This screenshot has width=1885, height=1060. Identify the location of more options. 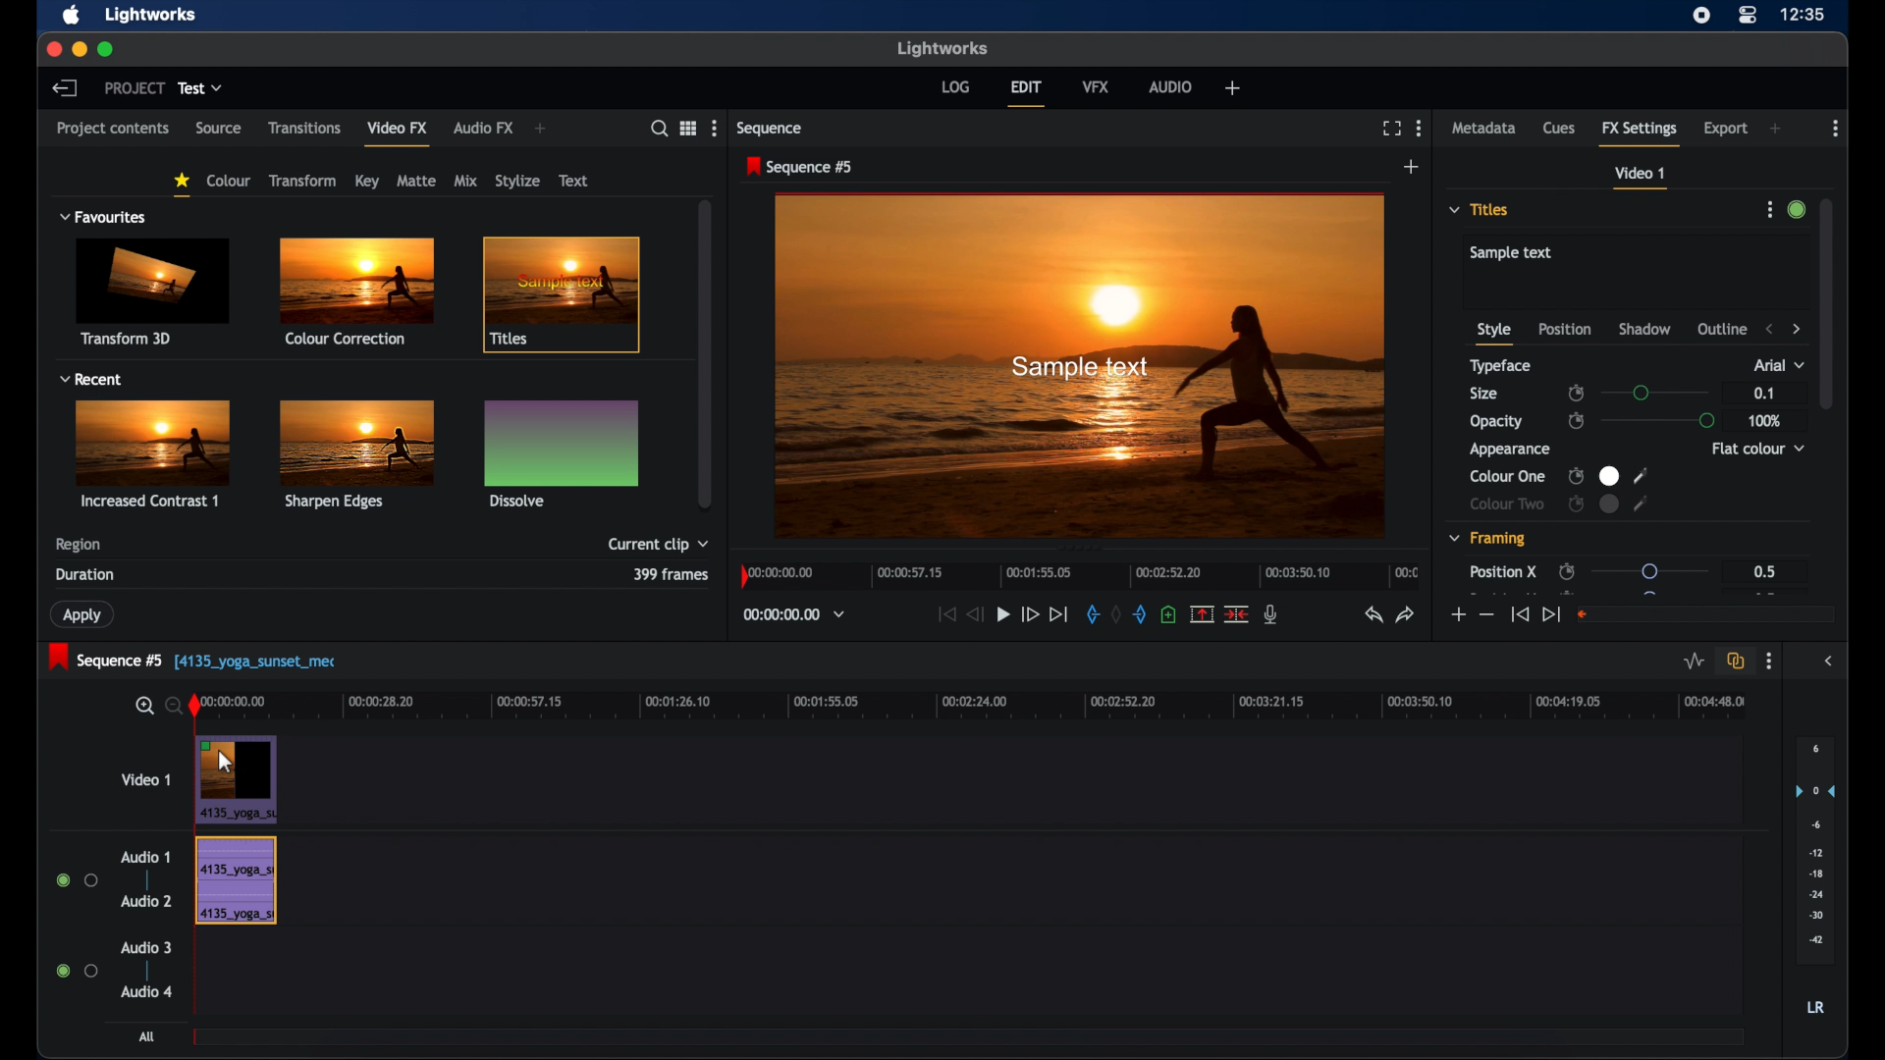
(1837, 128).